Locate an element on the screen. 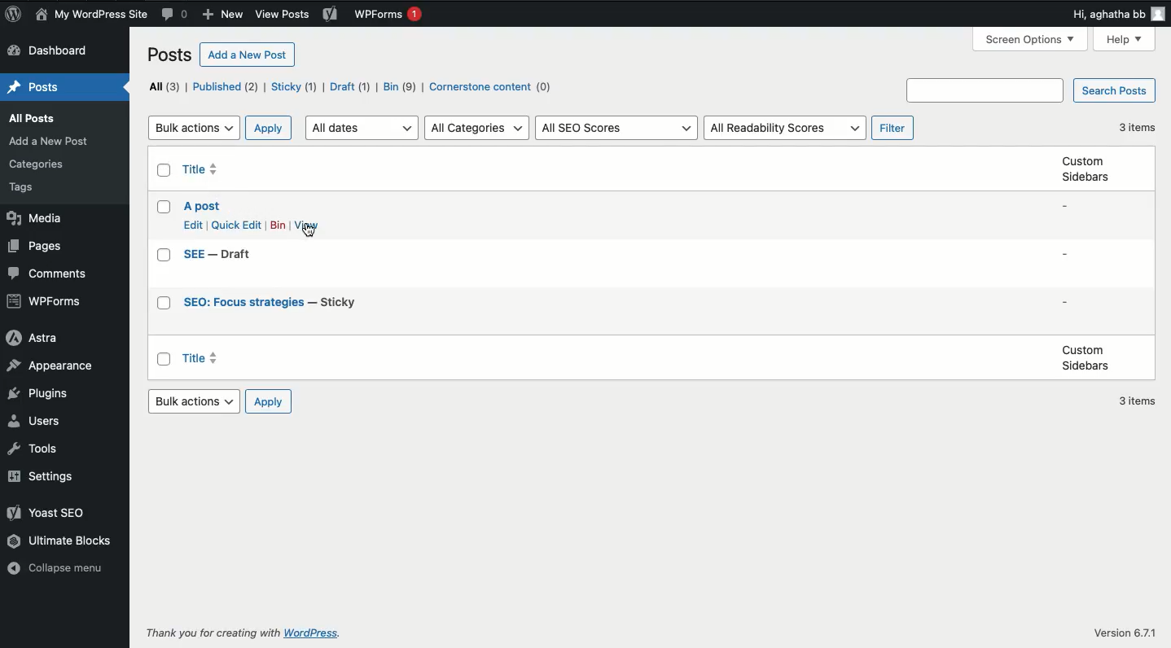 The width and height of the screenshot is (1171, 648). All SEO scores is located at coordinates (617, 128).